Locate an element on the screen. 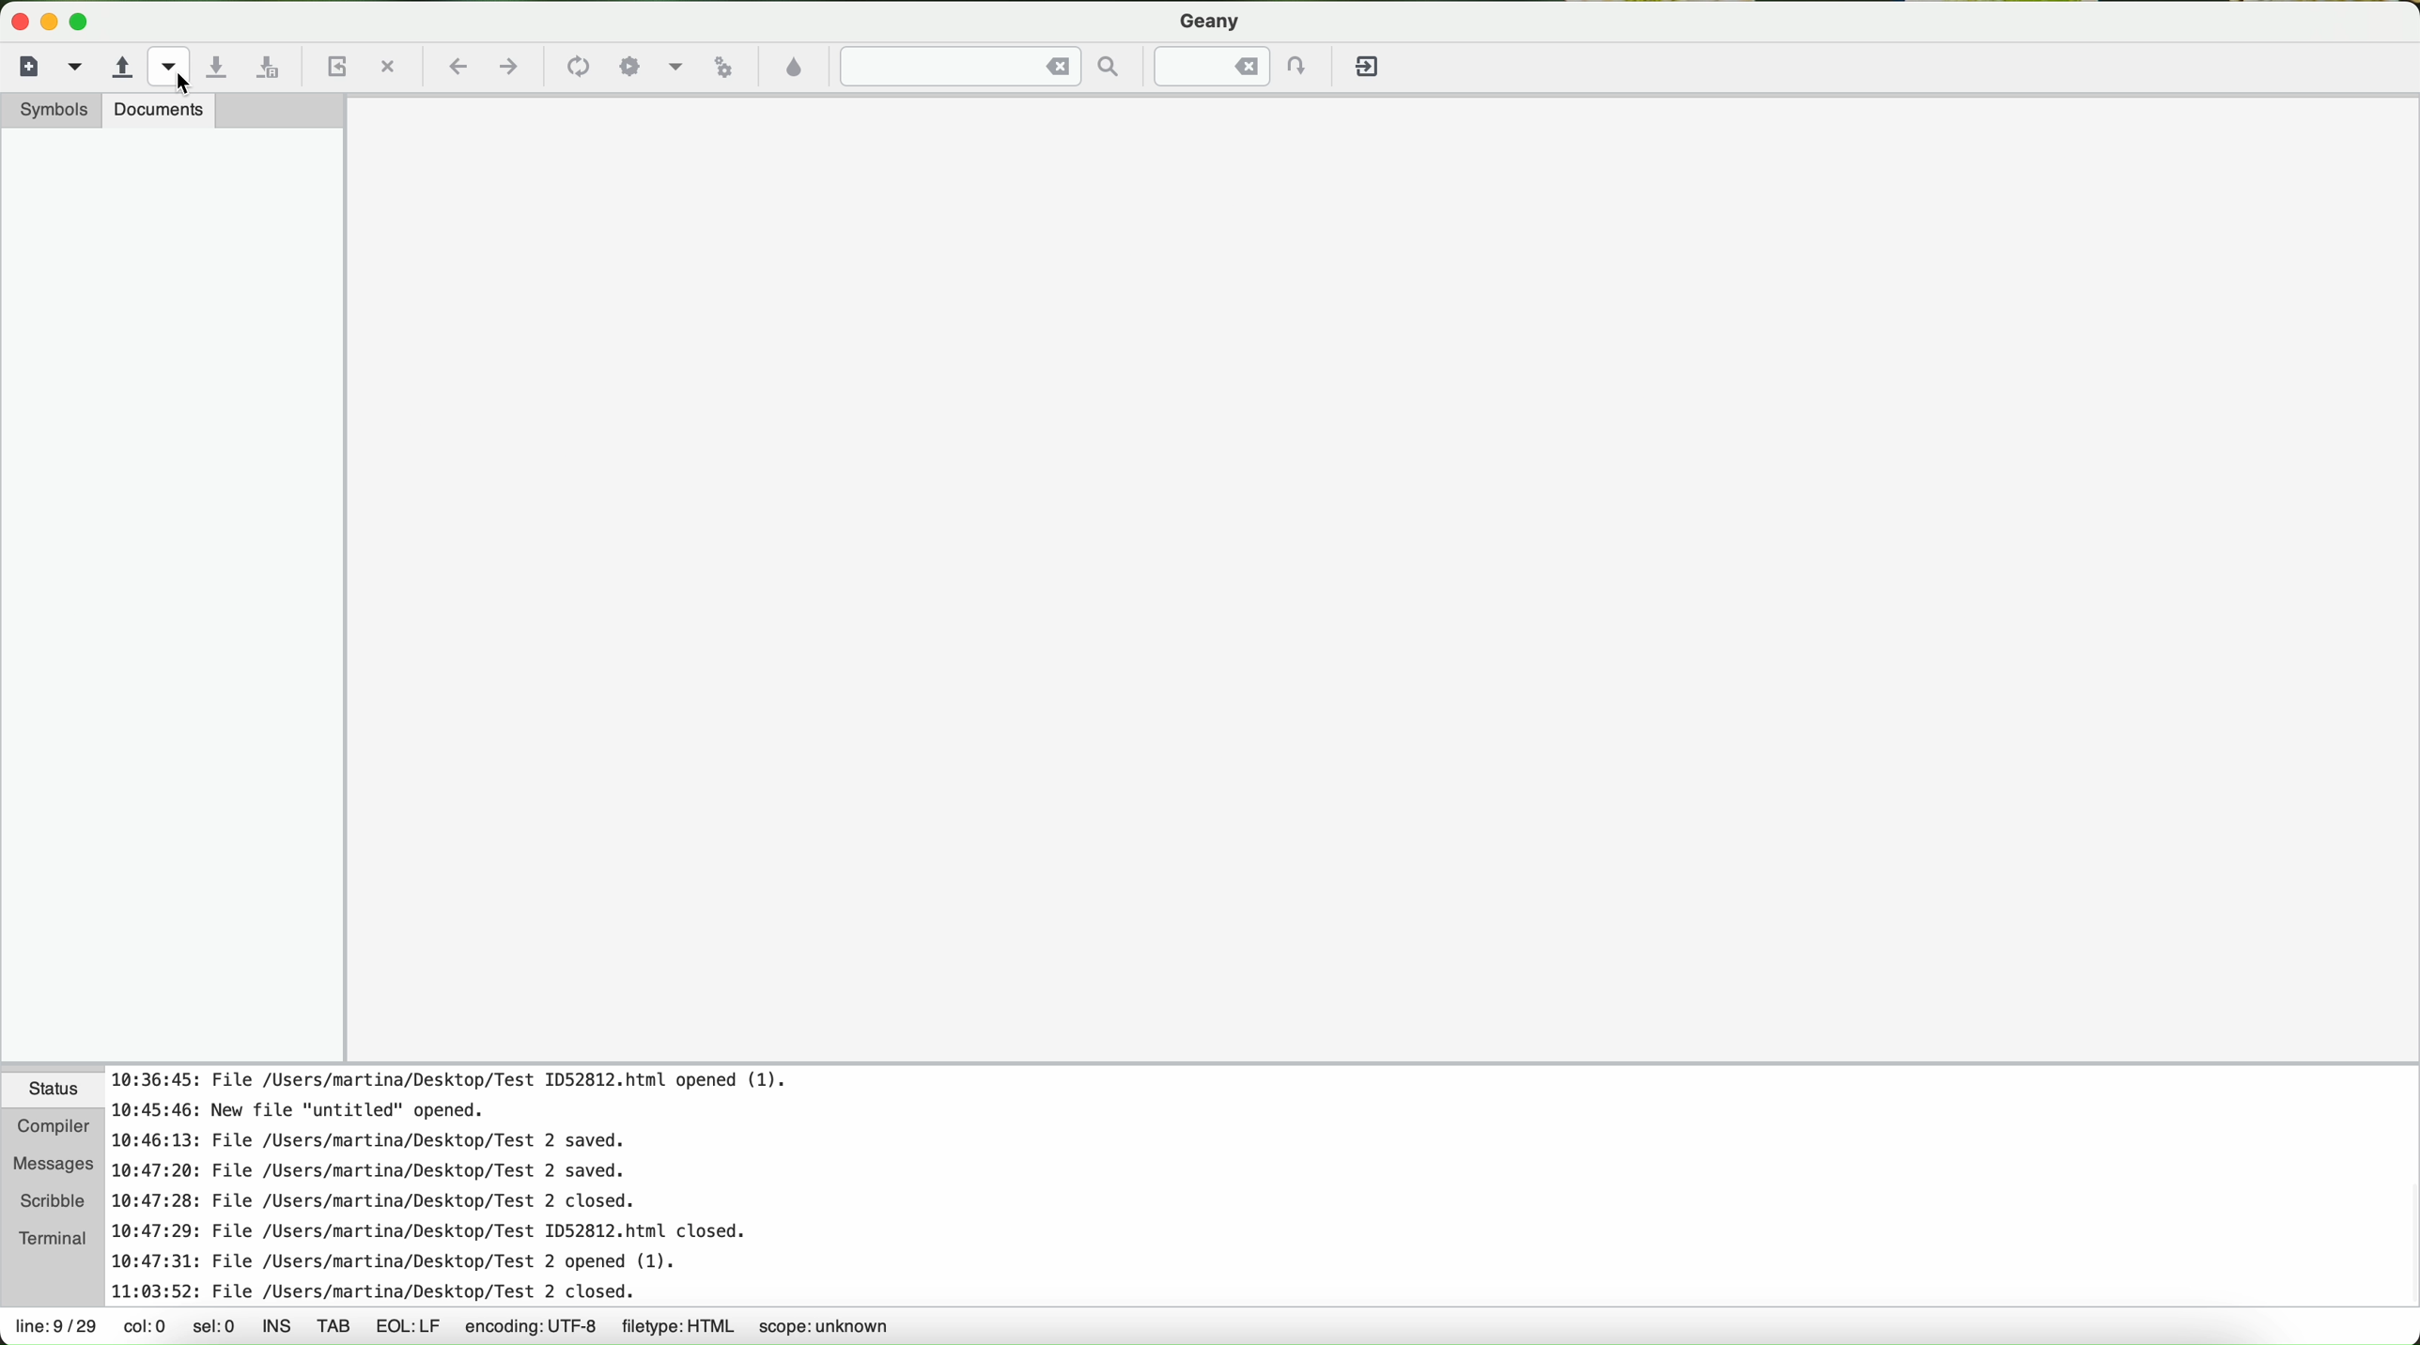  run or view the current file is located at coordinates (720, 66).